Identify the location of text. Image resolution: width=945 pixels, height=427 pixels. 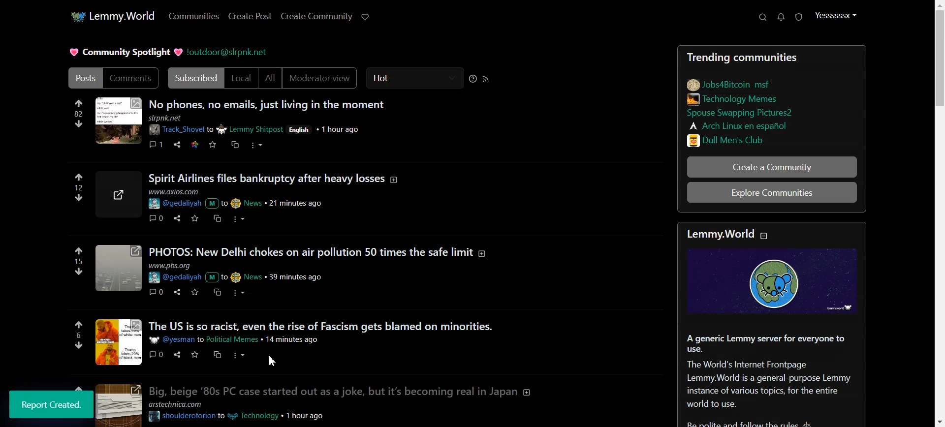
(183, 404).